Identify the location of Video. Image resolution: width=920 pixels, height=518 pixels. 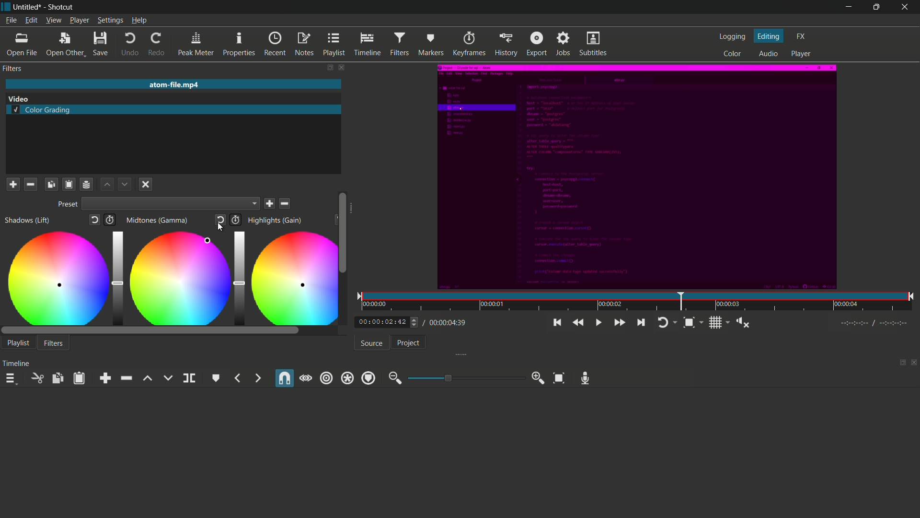
(23, 98).